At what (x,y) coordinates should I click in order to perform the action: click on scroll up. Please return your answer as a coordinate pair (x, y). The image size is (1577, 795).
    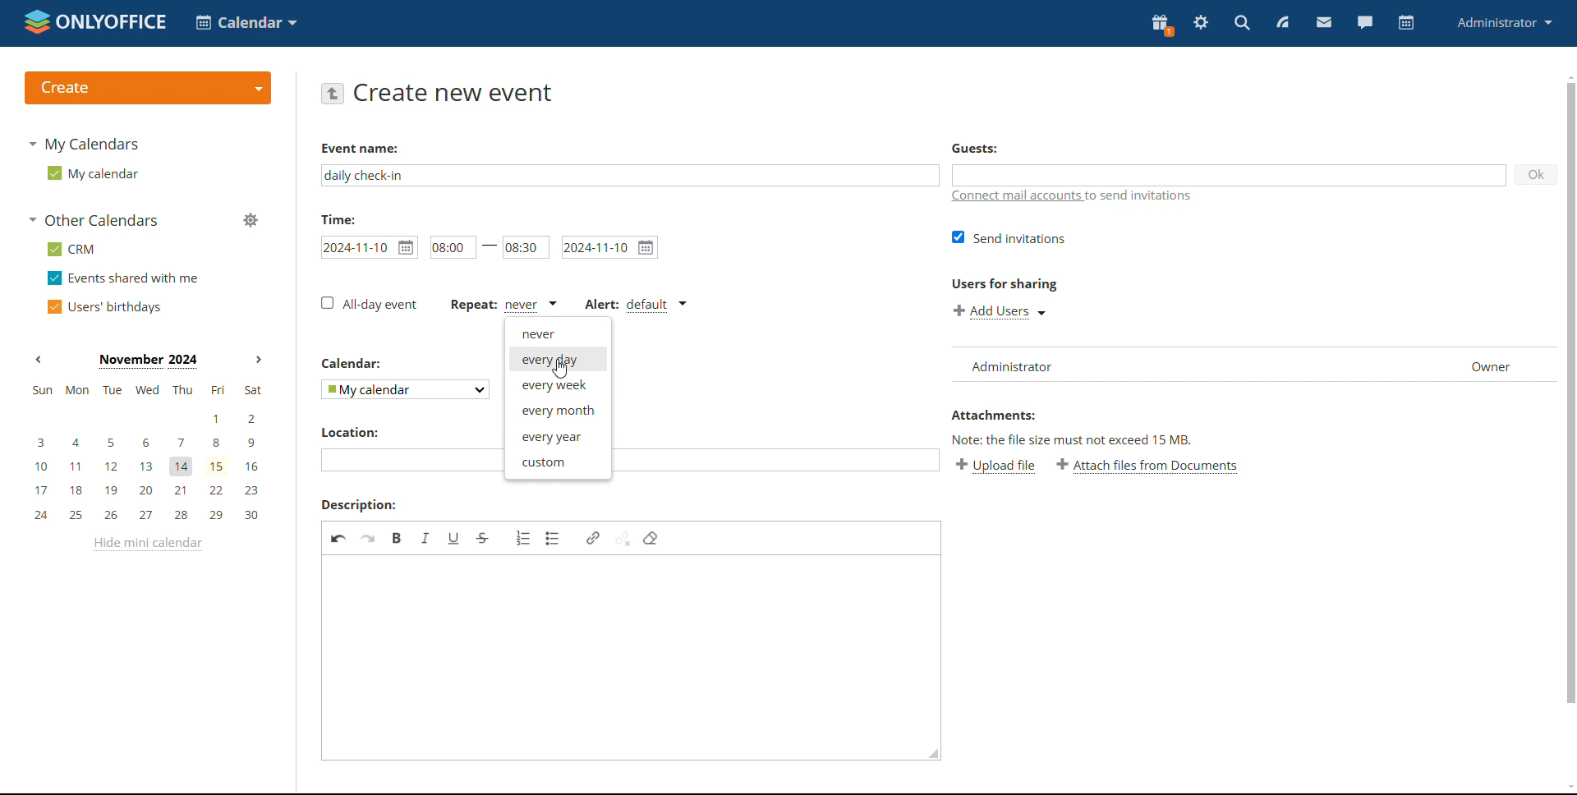
    Looking at the image, I should click on (1567, 76).